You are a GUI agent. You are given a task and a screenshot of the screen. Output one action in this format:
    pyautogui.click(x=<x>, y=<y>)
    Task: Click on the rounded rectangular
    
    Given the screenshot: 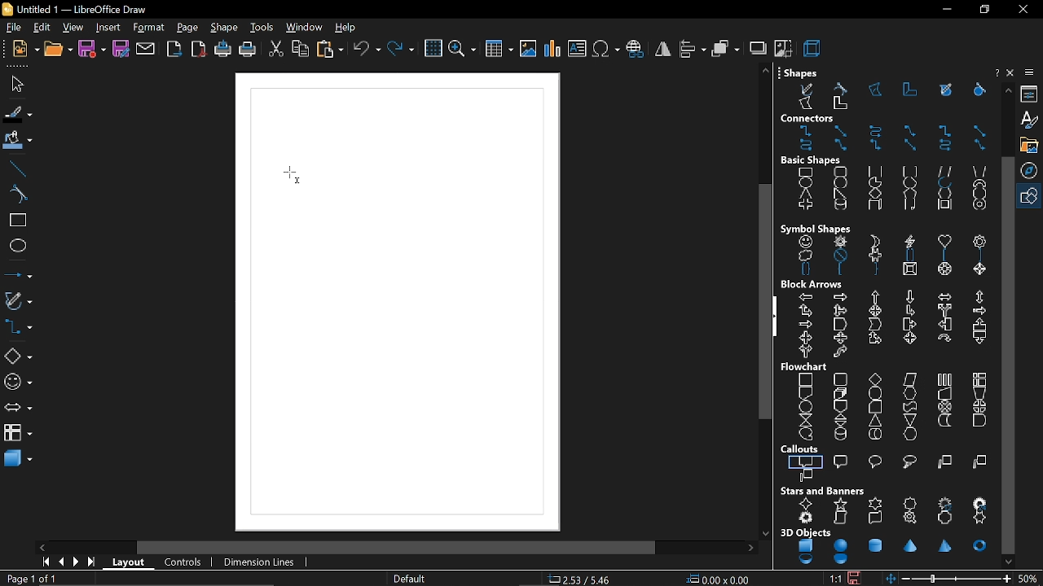 What is the action you would take?
    pyautogui.click(x=842, y=461)
    